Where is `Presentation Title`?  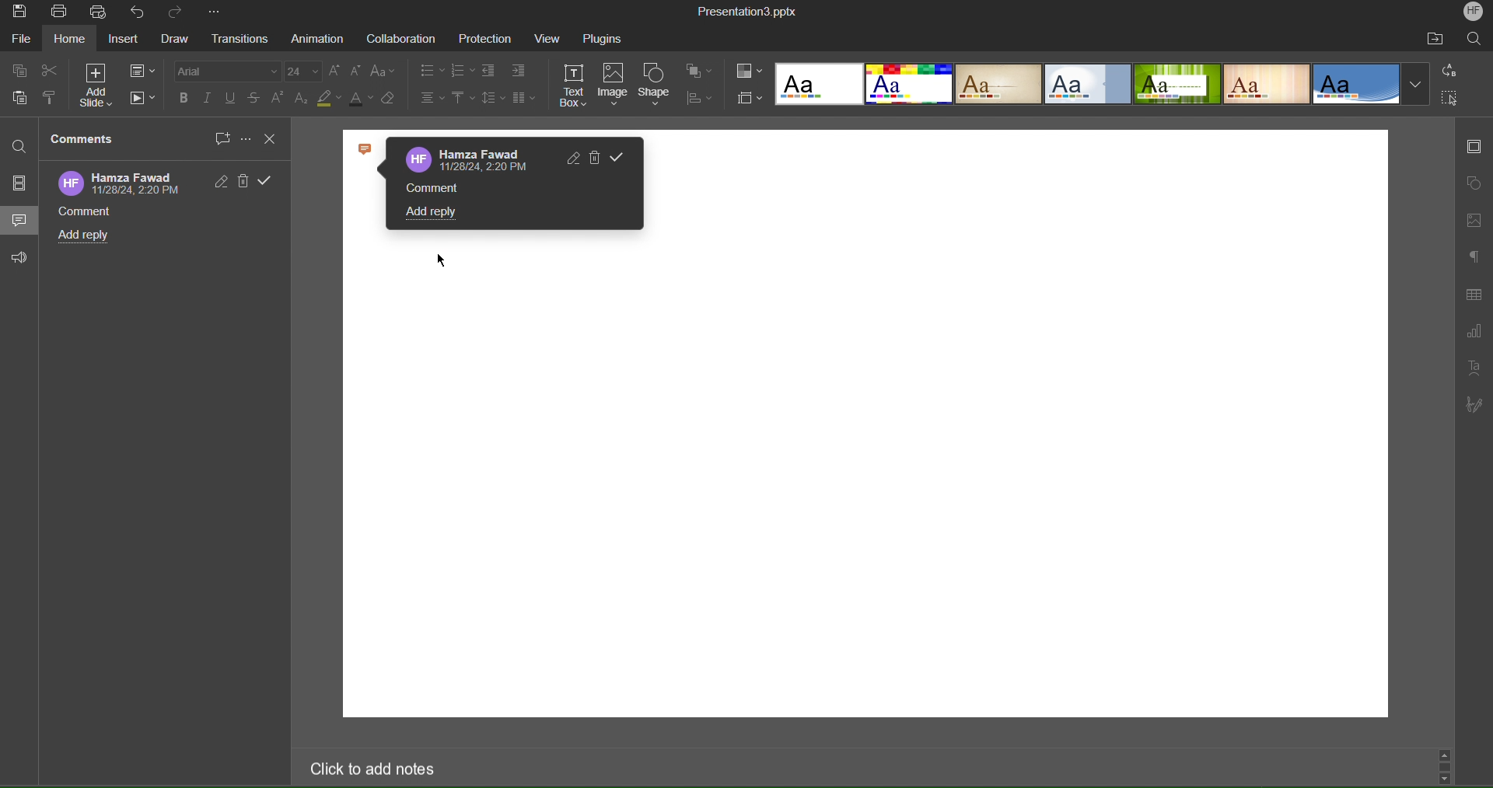 Presentation Title is located at coordinates (744, 12).